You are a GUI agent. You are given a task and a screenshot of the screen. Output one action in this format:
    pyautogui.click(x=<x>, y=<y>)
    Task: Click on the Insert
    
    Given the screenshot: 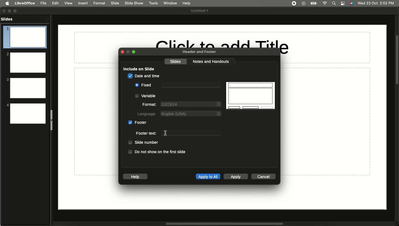 What is the action you would take?
    pyautogui.click(x=83, y=3)
    